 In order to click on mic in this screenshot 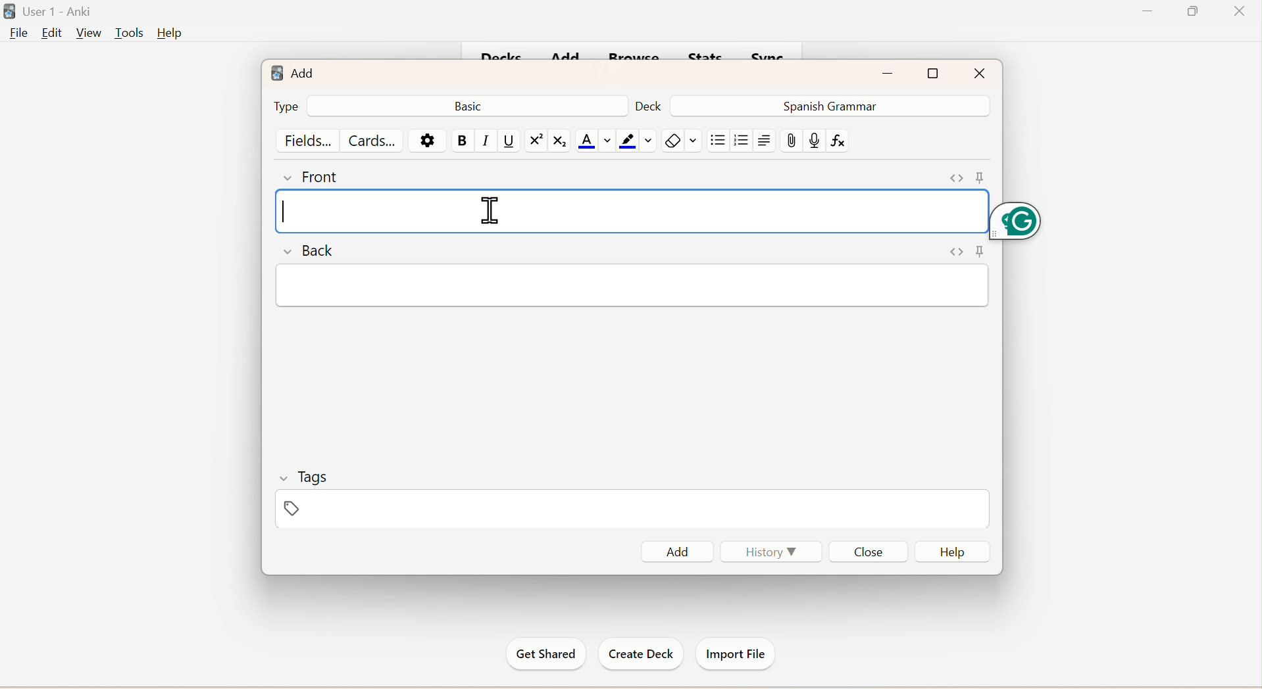, I will do `click(813, 143)`.